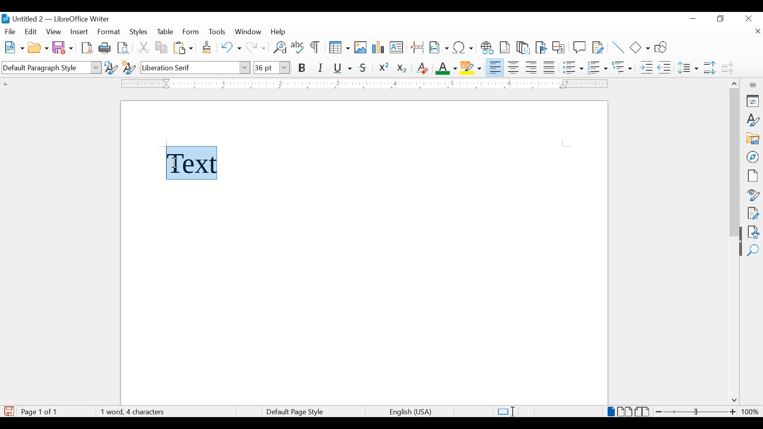 This screenshot has height=429, width=763. Describe the element at coordinates (626, 412) in the screenshot. I see `multi page view` at that location.